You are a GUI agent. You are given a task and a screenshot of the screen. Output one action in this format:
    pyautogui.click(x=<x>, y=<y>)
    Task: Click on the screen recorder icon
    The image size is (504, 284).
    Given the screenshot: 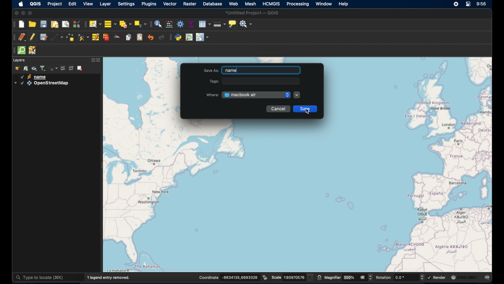 What is the action you would take?
    pyautogui.click(x=455, y=4)
    